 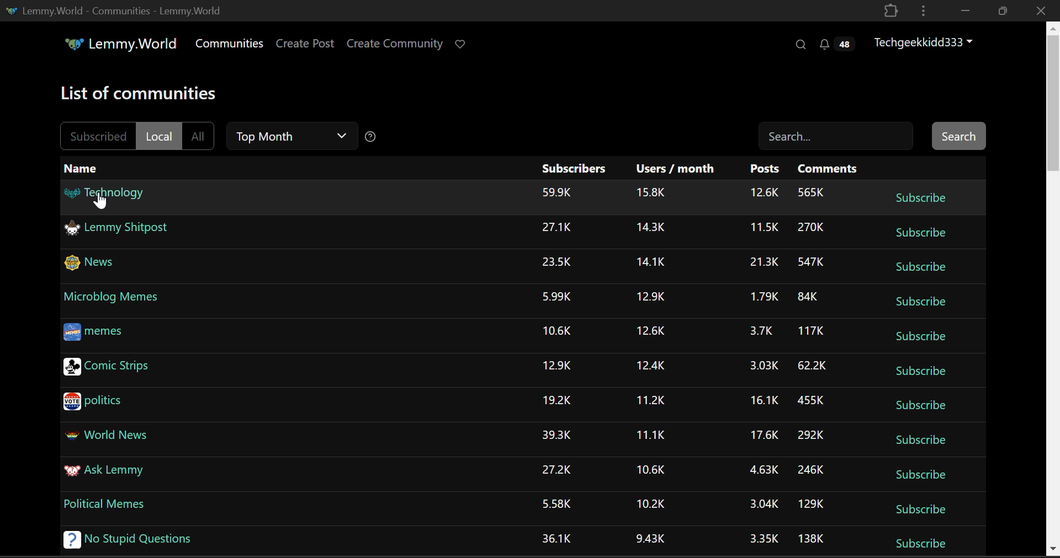 What do you see at coordinates (556, 470) in the screenshot?
I see `Amount` at bounding box center [556, 470].